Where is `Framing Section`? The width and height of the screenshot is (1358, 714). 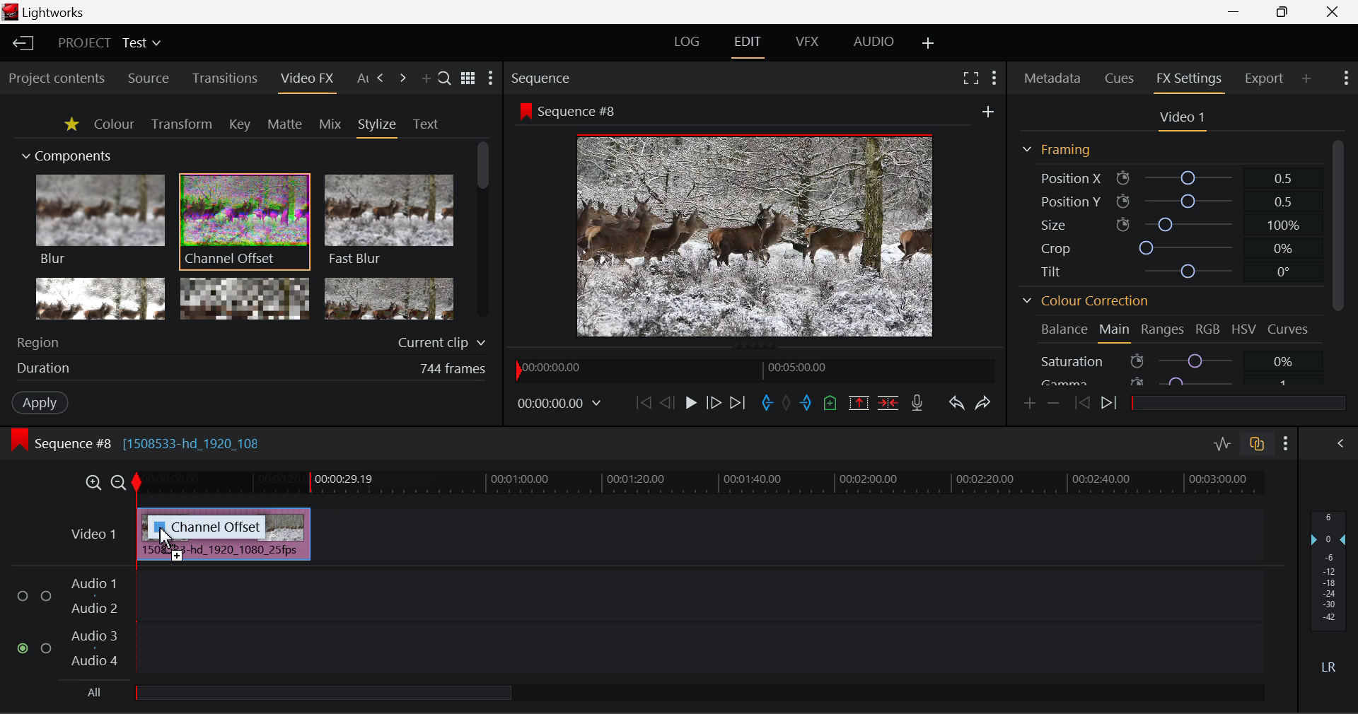
Framing Section is located at coordinates (1060, 149).